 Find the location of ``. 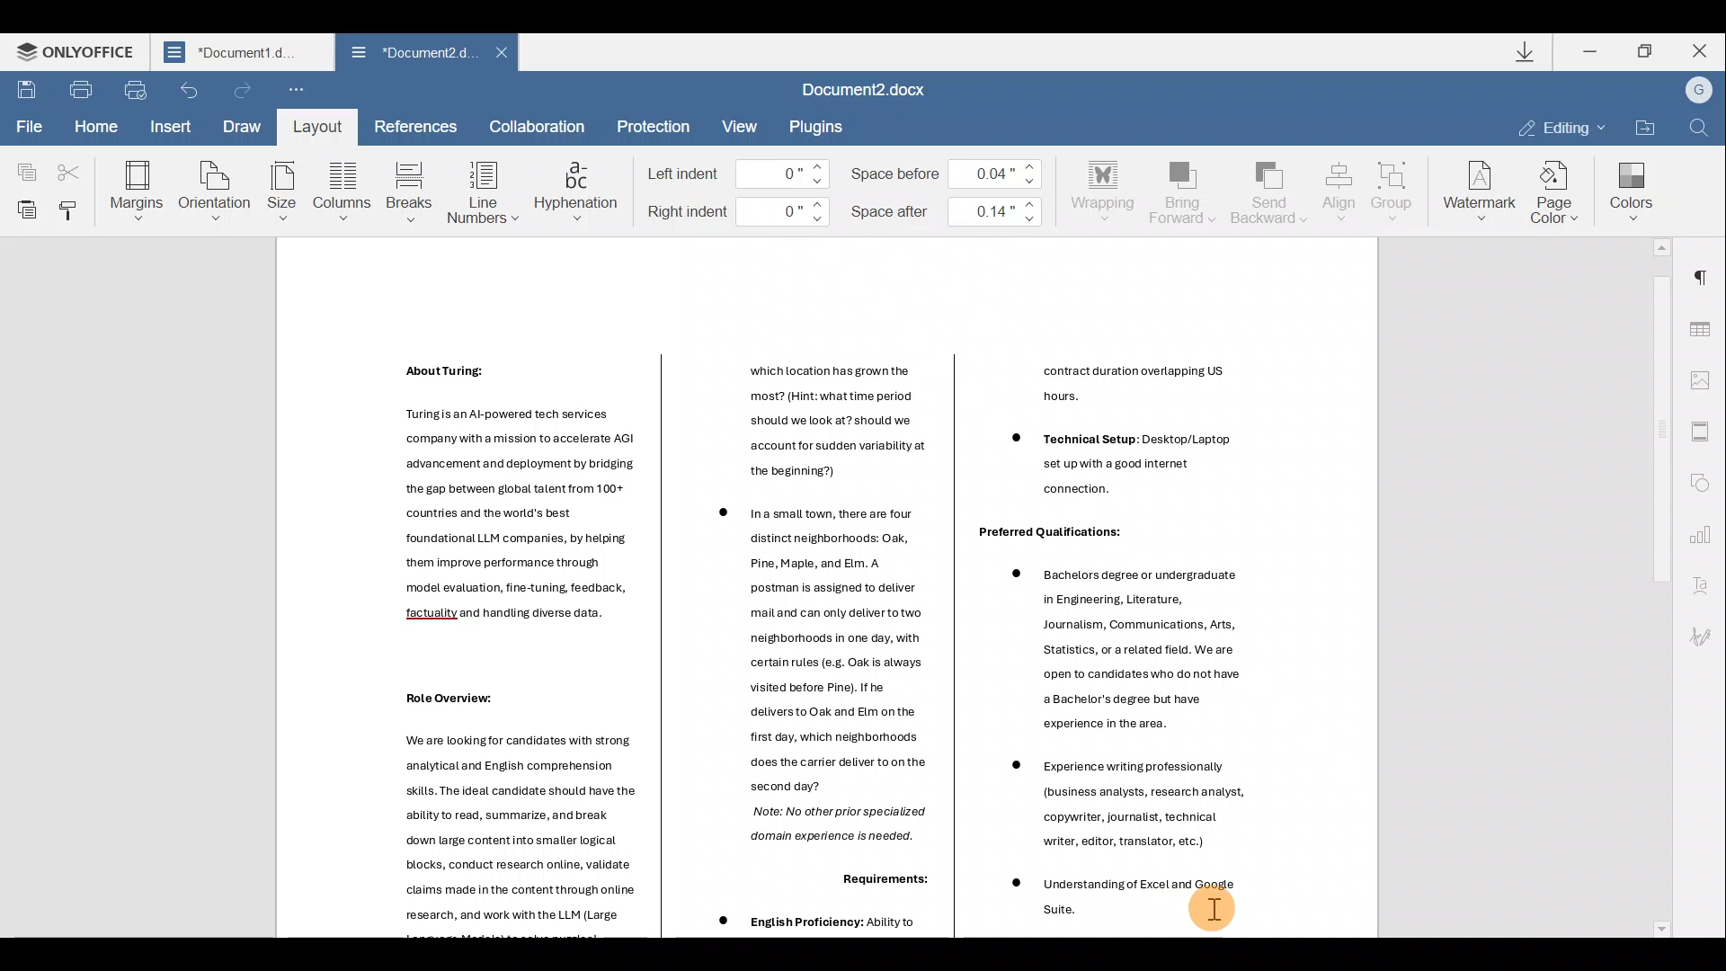

 is located at coordinates (1116, 429).